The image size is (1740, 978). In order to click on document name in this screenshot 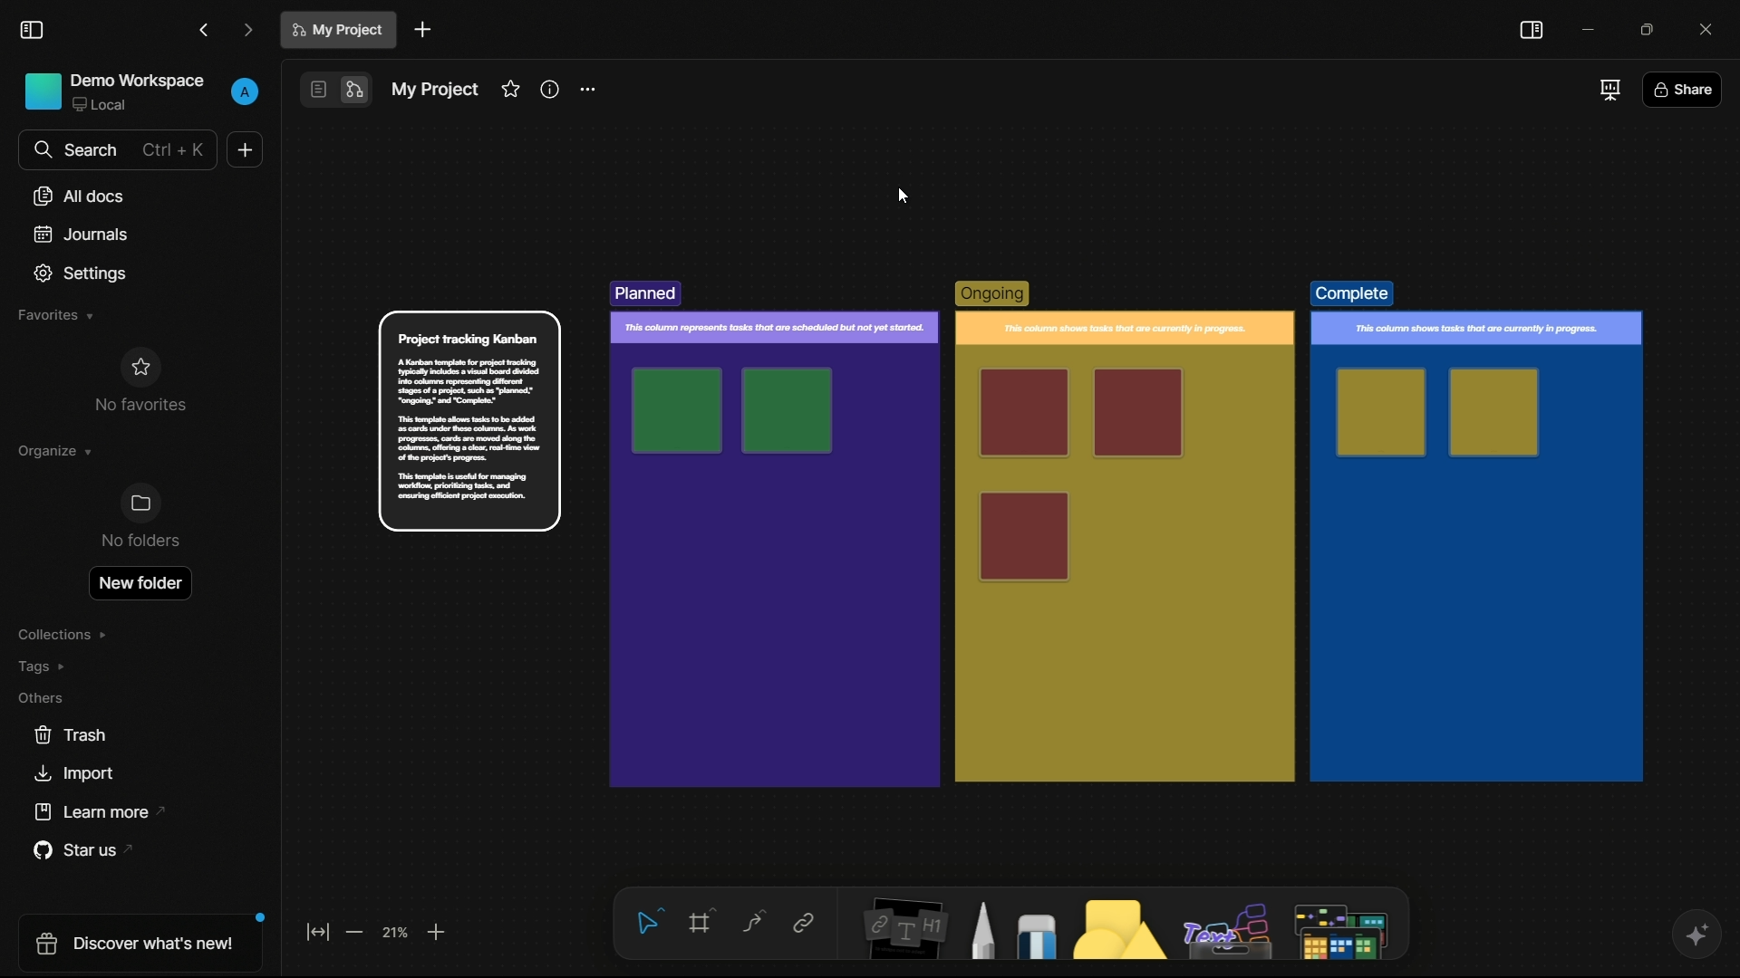, I will do `click(341, 30)`.